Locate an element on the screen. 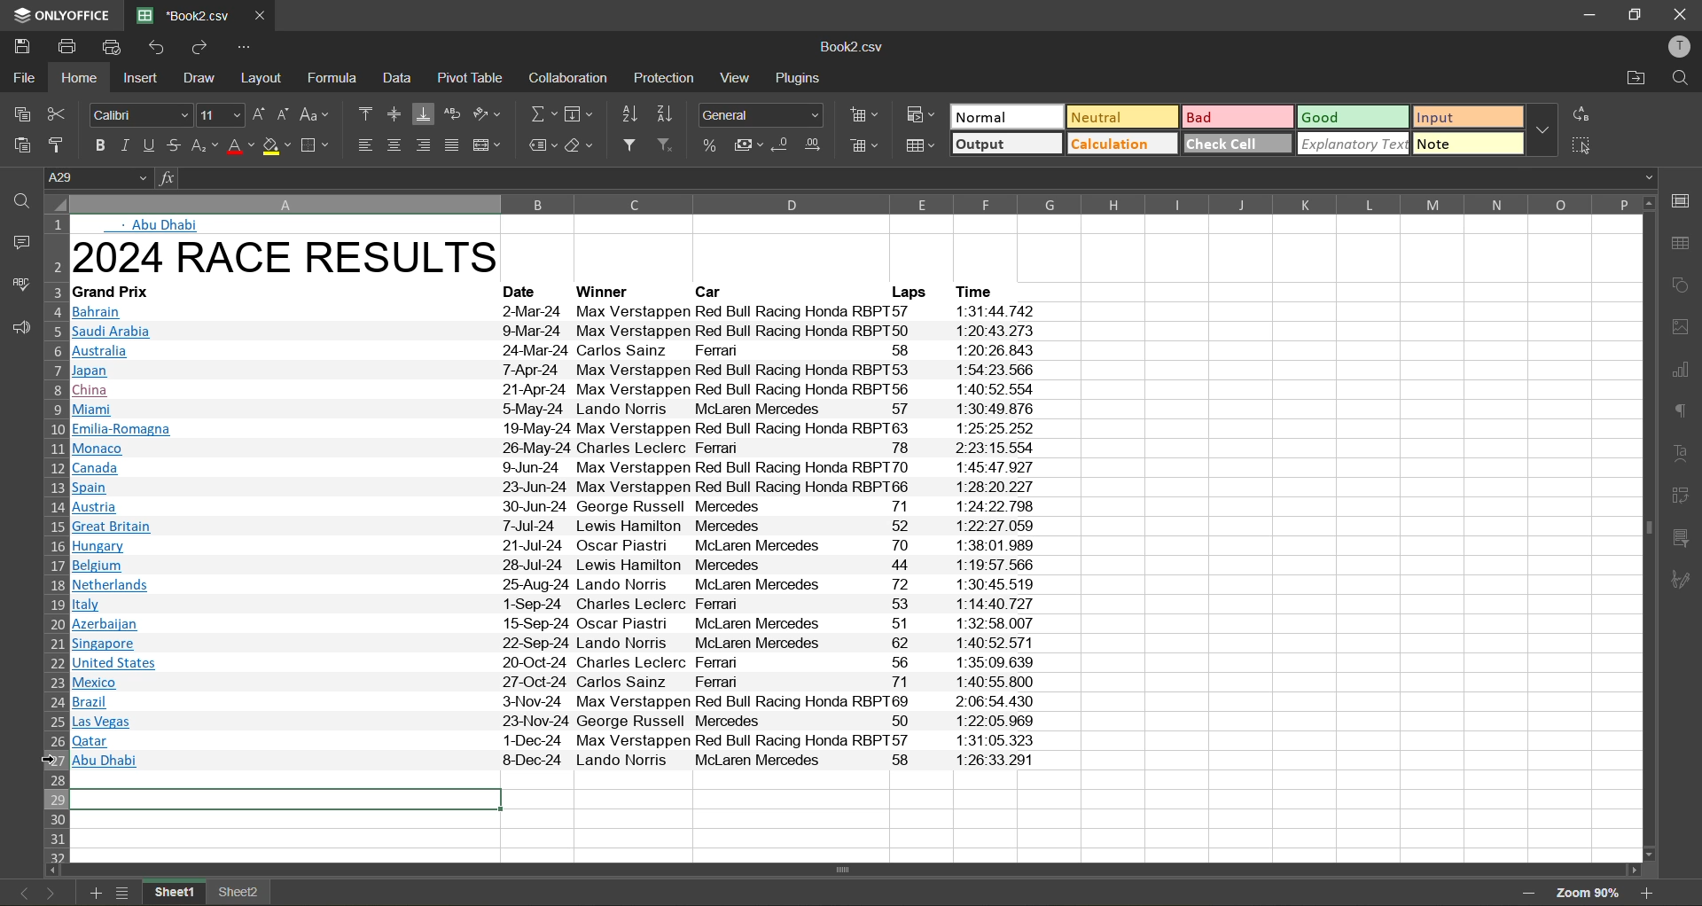 This screenshot has height=906, width=1702. next is located at coordinates (49, 893).